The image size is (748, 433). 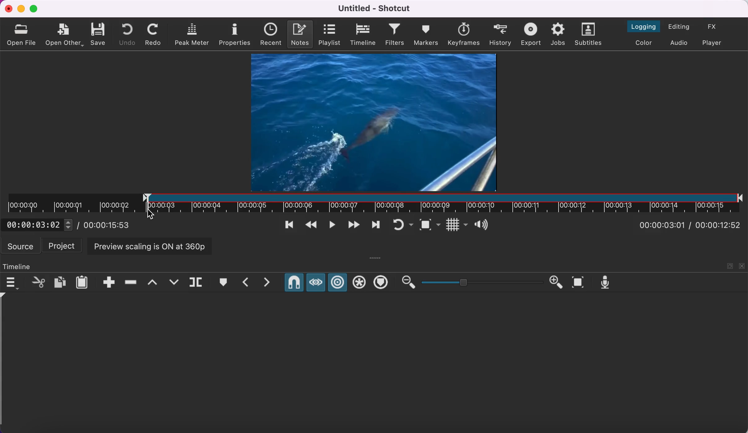 I want to click on minimize, so click(x=21, y=9).